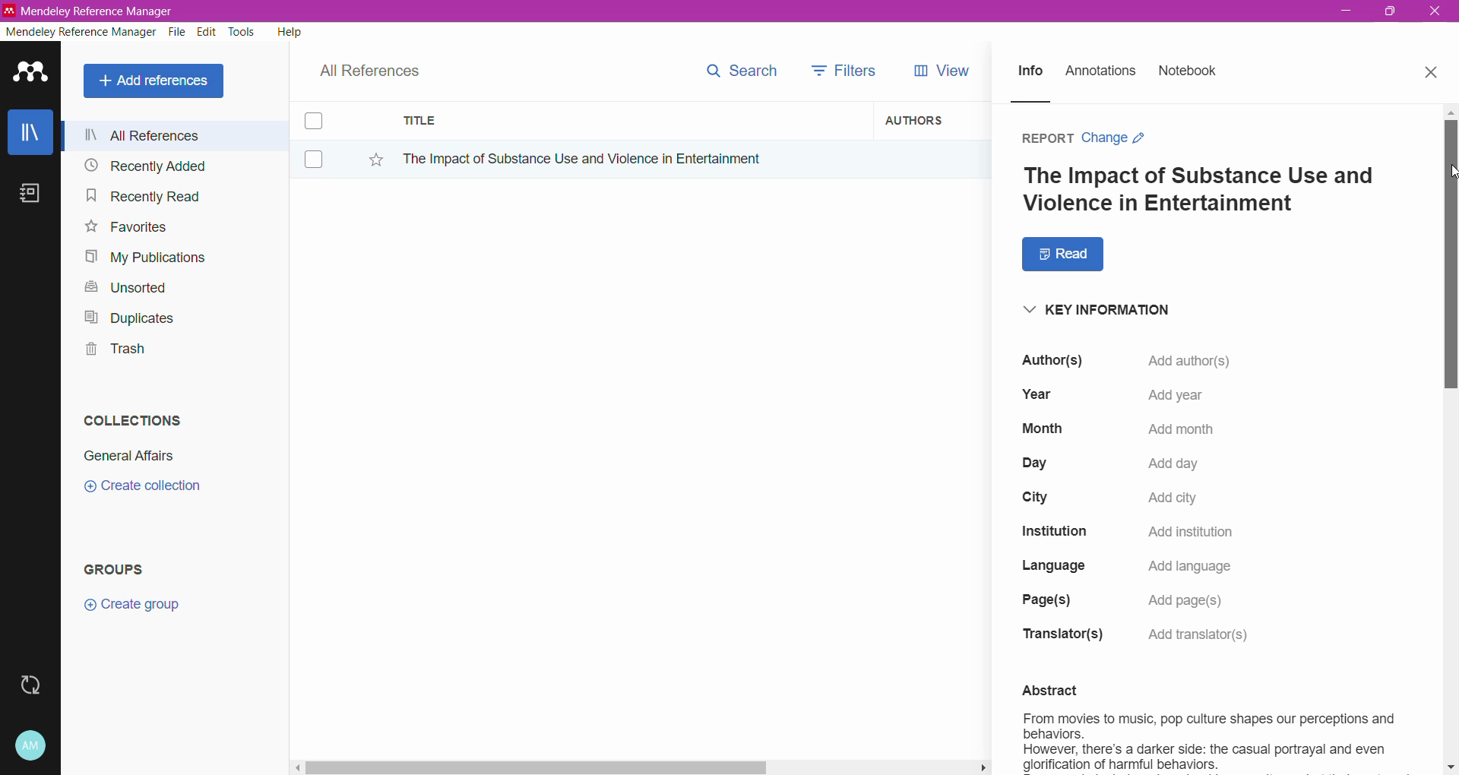 This screenshot has height=775, width=1459. What do you see at coordinates (1199, 723) in the screenshot?
I see `abstract` at bounding box center [1199, 723].